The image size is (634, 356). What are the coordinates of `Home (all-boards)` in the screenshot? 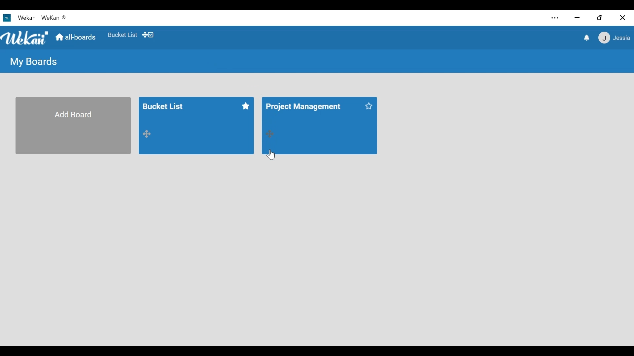 It's located at (77, 37).